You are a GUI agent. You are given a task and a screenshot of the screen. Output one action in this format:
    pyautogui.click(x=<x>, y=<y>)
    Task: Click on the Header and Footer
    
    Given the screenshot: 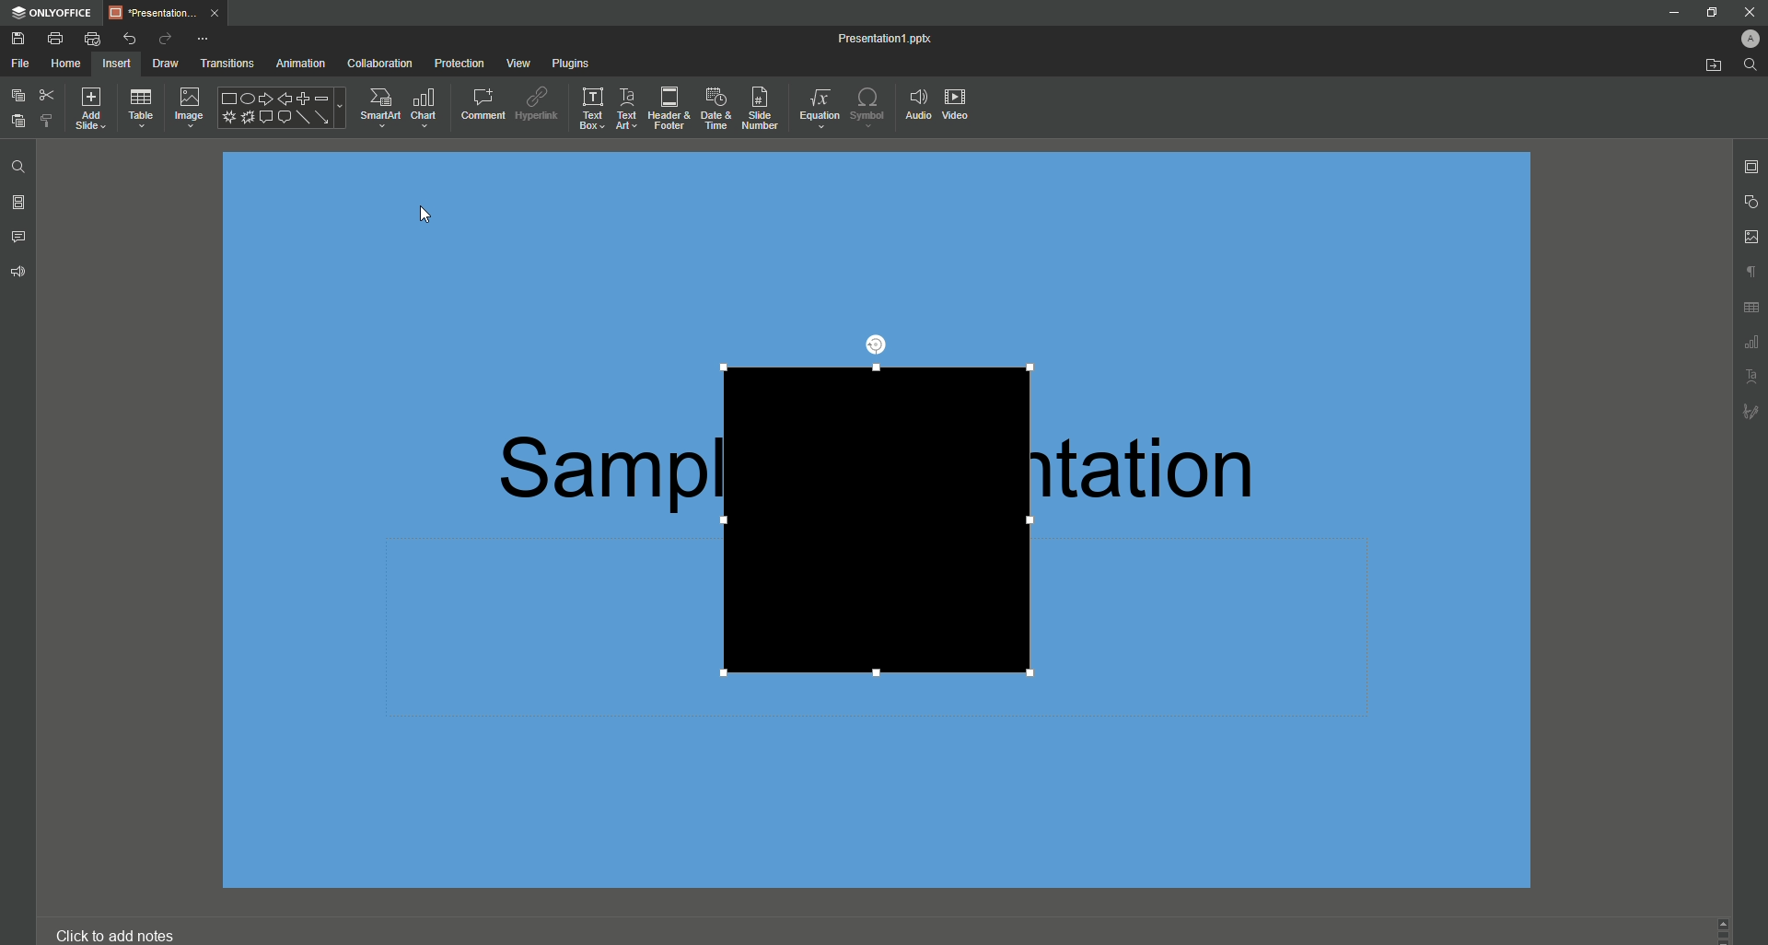 What is the action you would take?
    pyautogui.click(x=666, y=109)
    